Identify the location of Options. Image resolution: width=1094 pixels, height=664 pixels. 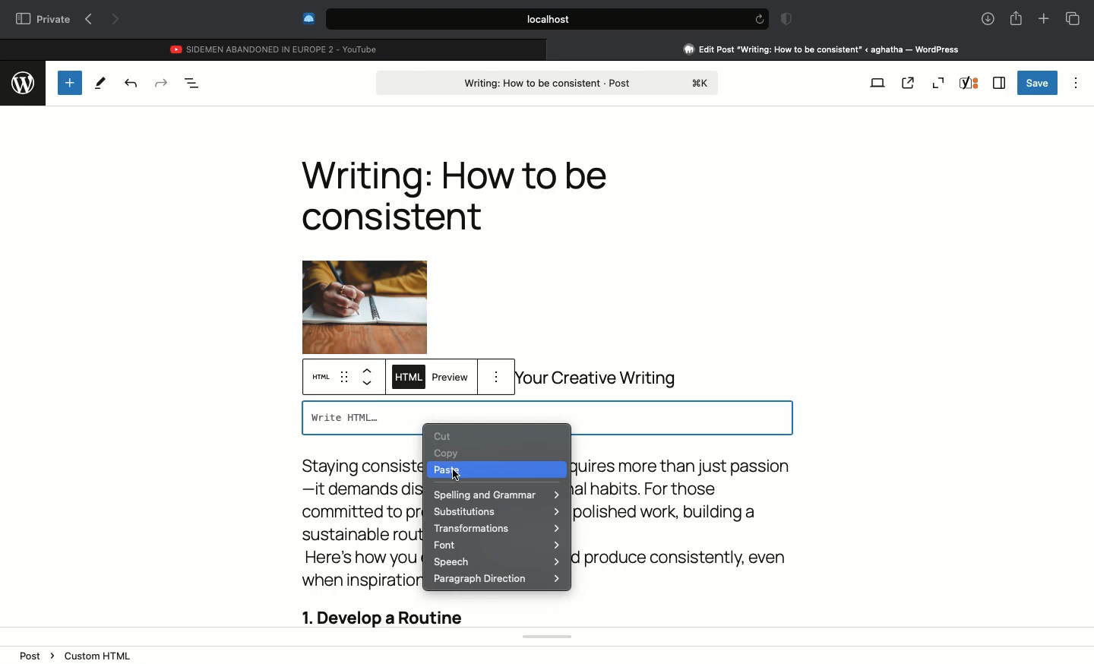
(1077, 81).